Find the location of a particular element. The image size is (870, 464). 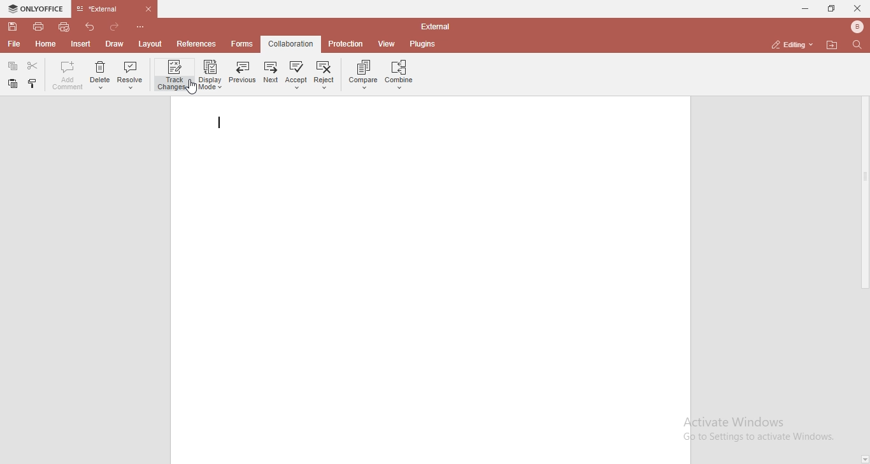

restore is located at coordinates (832, 8).